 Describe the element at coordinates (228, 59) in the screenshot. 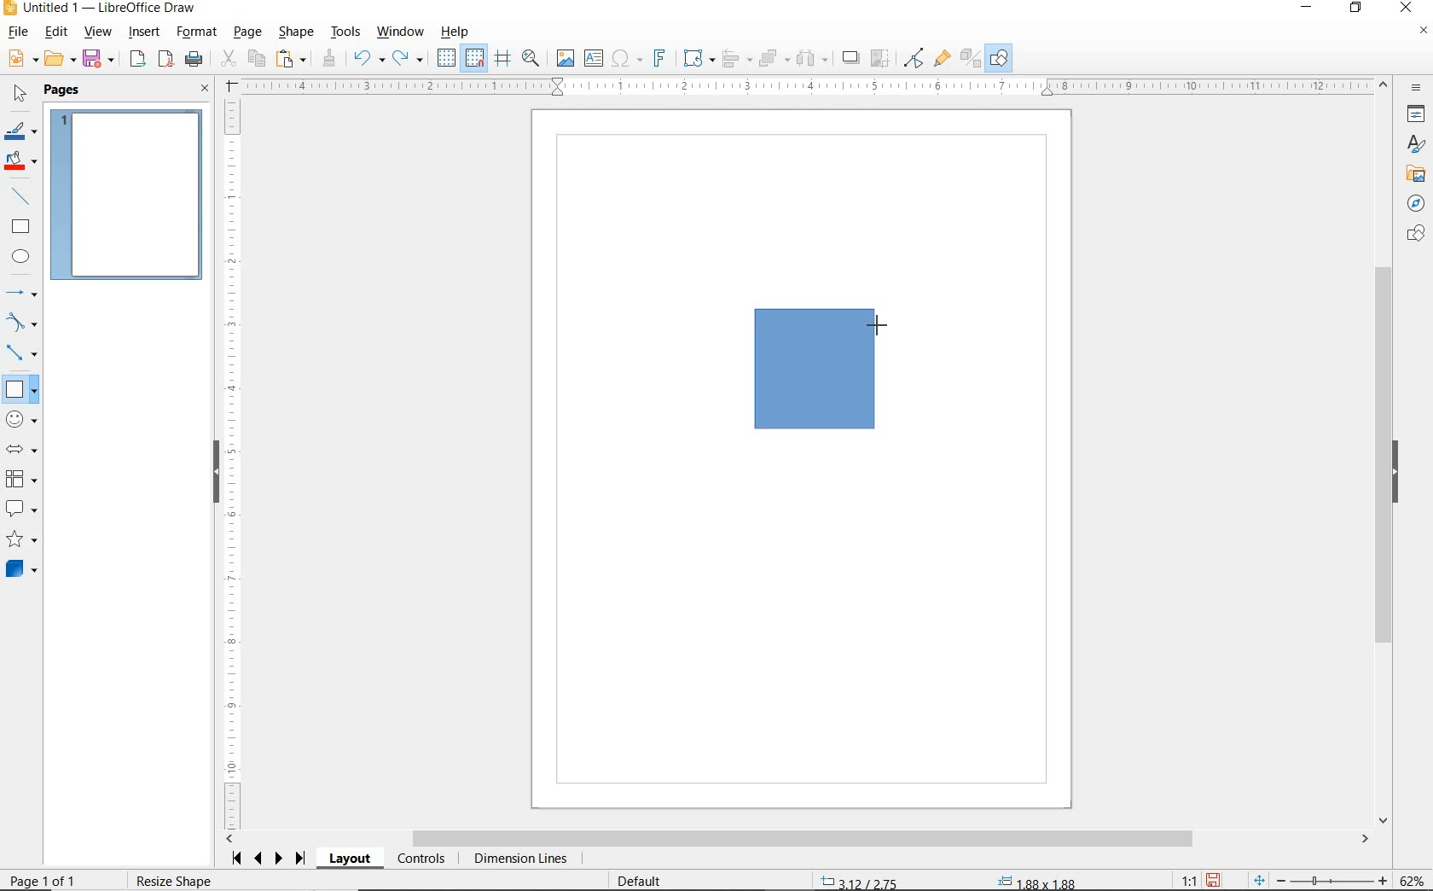

I see `CUT` at that location.